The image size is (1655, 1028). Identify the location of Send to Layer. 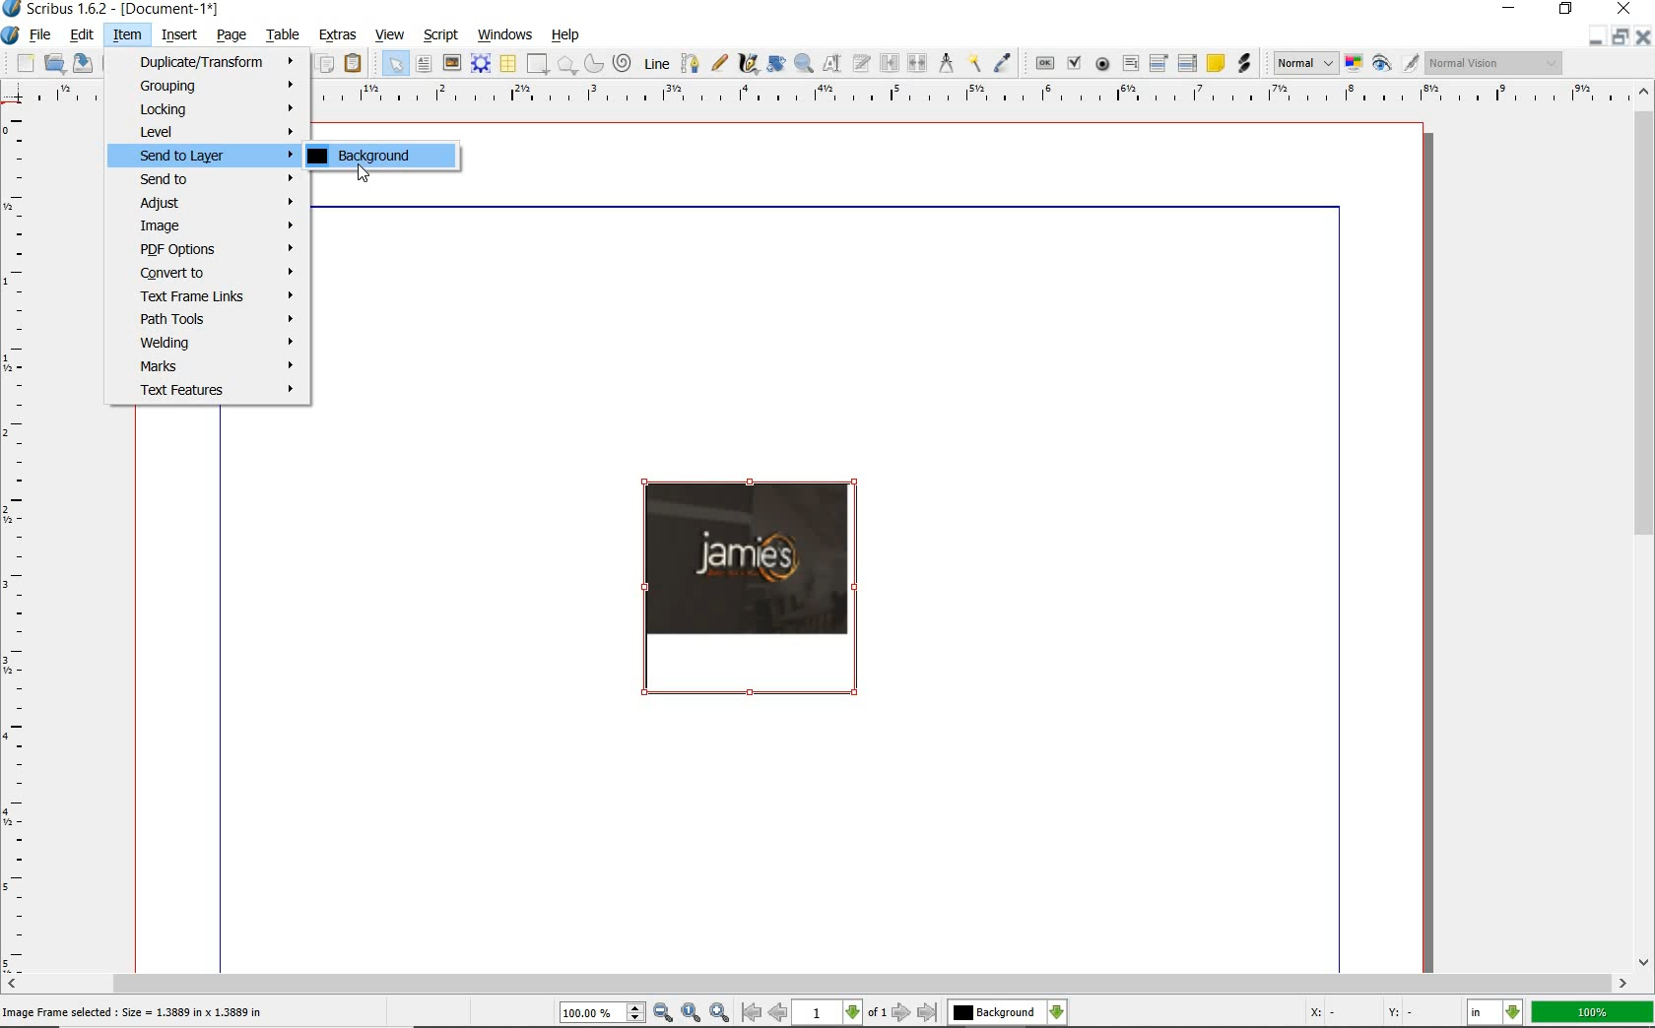
(204, 156).